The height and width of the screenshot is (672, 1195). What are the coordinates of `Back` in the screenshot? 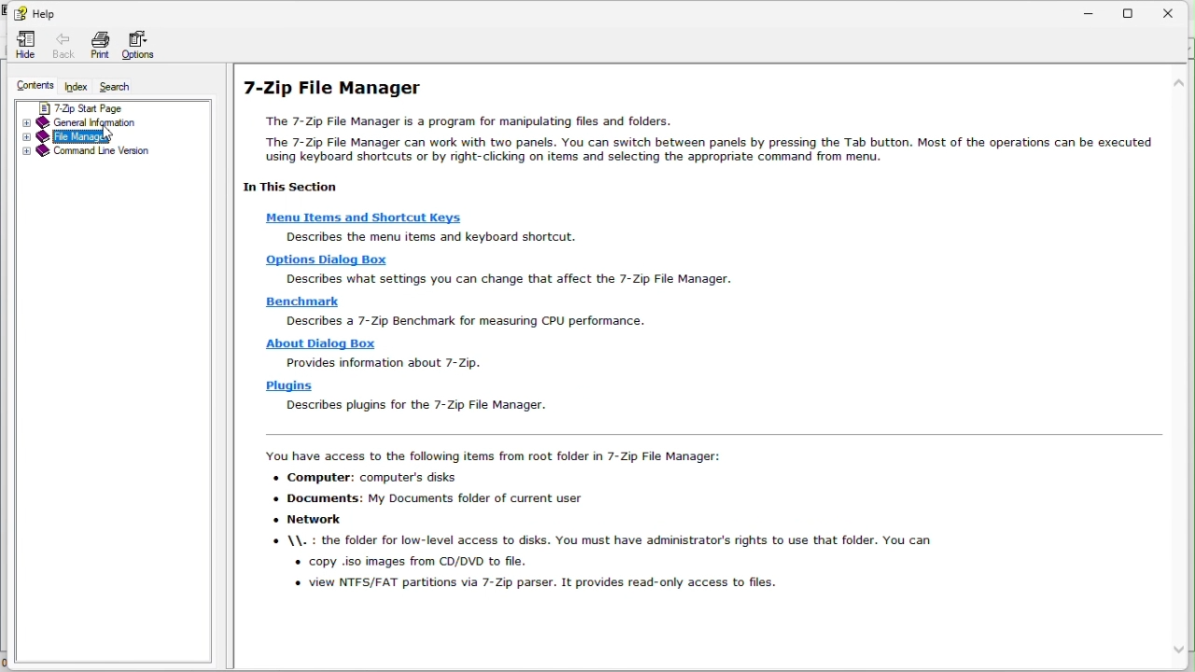 It's located at (60, 47).